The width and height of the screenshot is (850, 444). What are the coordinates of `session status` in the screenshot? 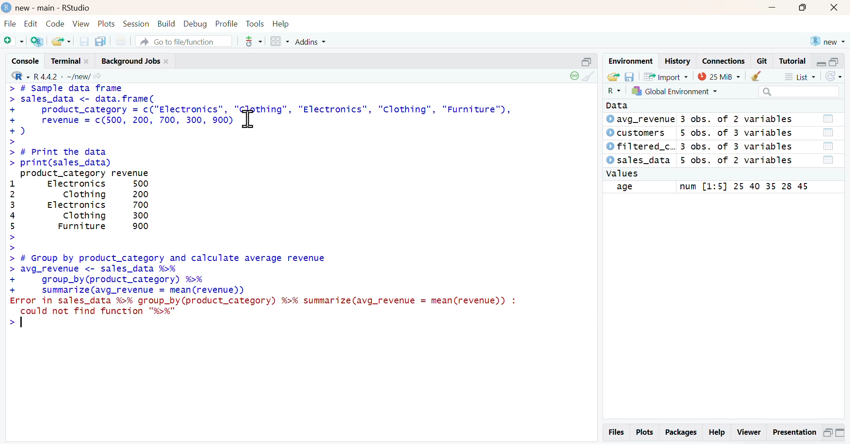 It's located at (573, 76).